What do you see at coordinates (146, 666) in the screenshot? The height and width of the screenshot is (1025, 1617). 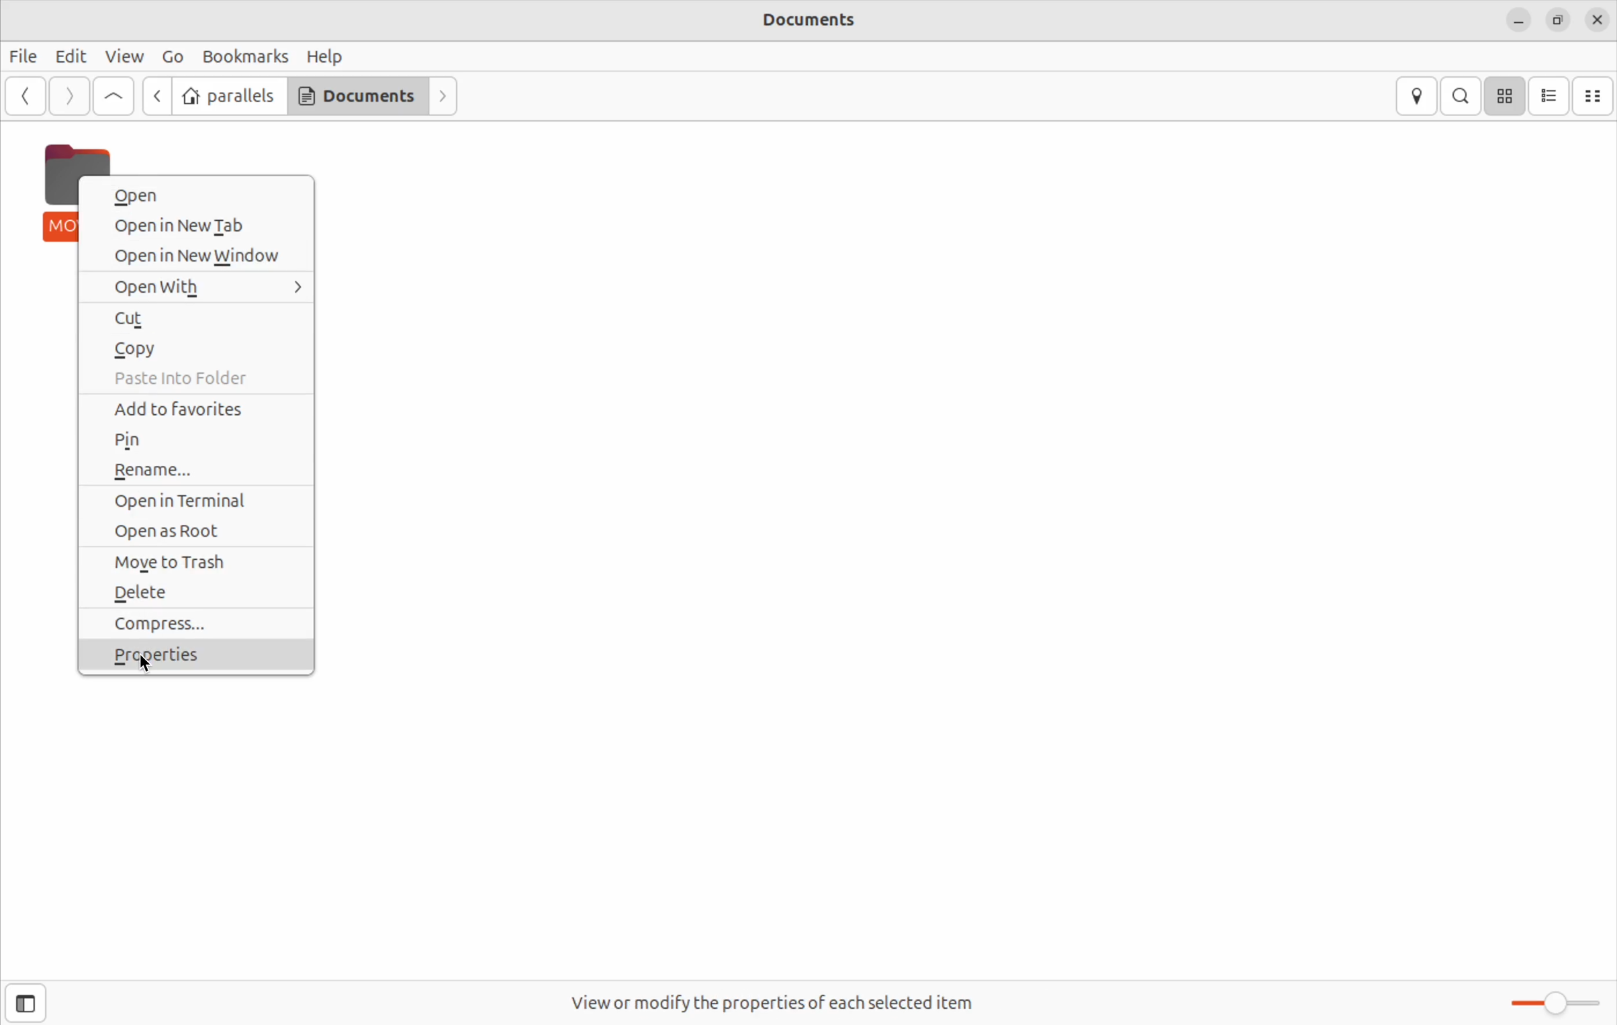 I see `cursor` at bounding box center [146, 666].